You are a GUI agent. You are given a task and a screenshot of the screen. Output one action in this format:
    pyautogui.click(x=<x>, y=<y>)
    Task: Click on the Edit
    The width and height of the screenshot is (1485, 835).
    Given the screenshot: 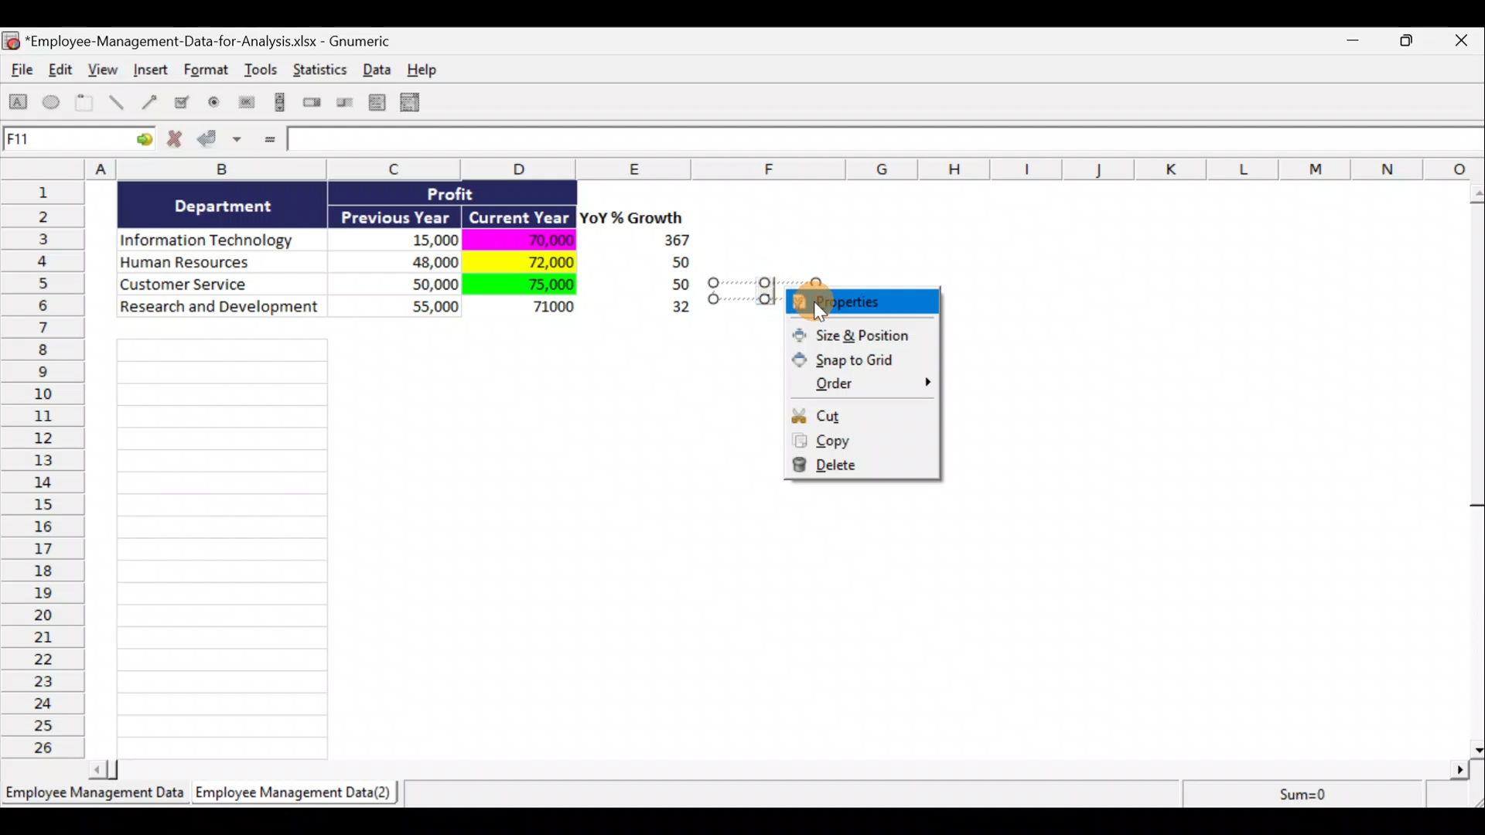 What is the action you would take?
    pyautogui.click(x=62, y=71)
    